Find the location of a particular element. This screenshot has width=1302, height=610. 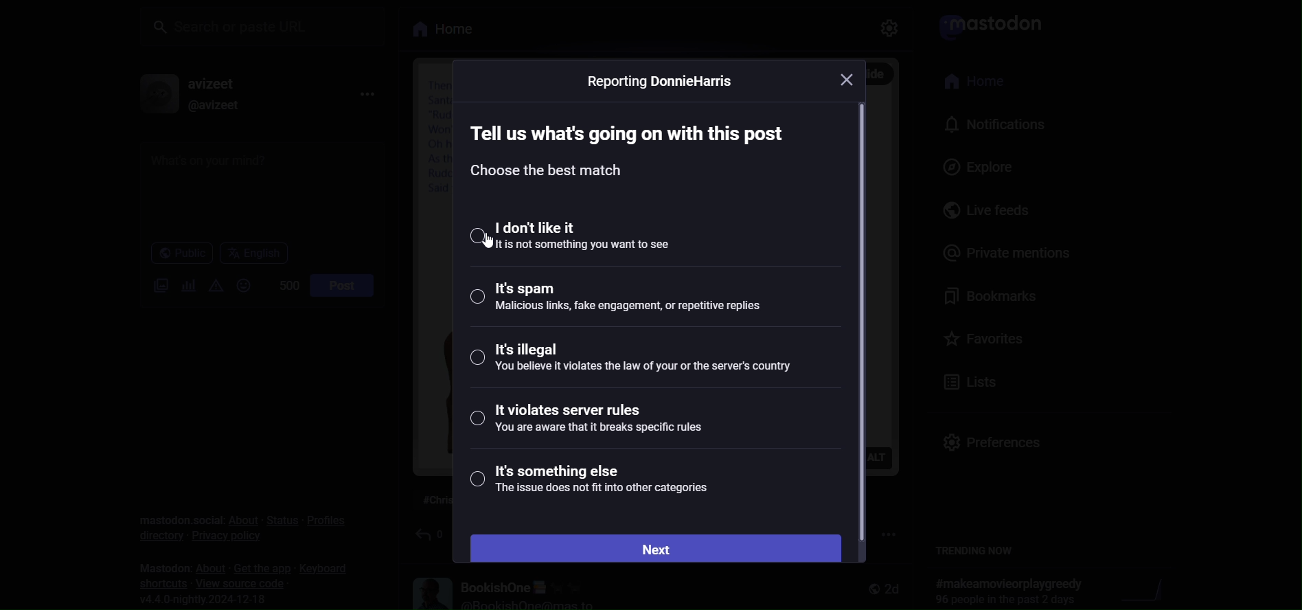

It's illegal
You believe it violates the law of your or the server's country is located at coordinates (634, 365).